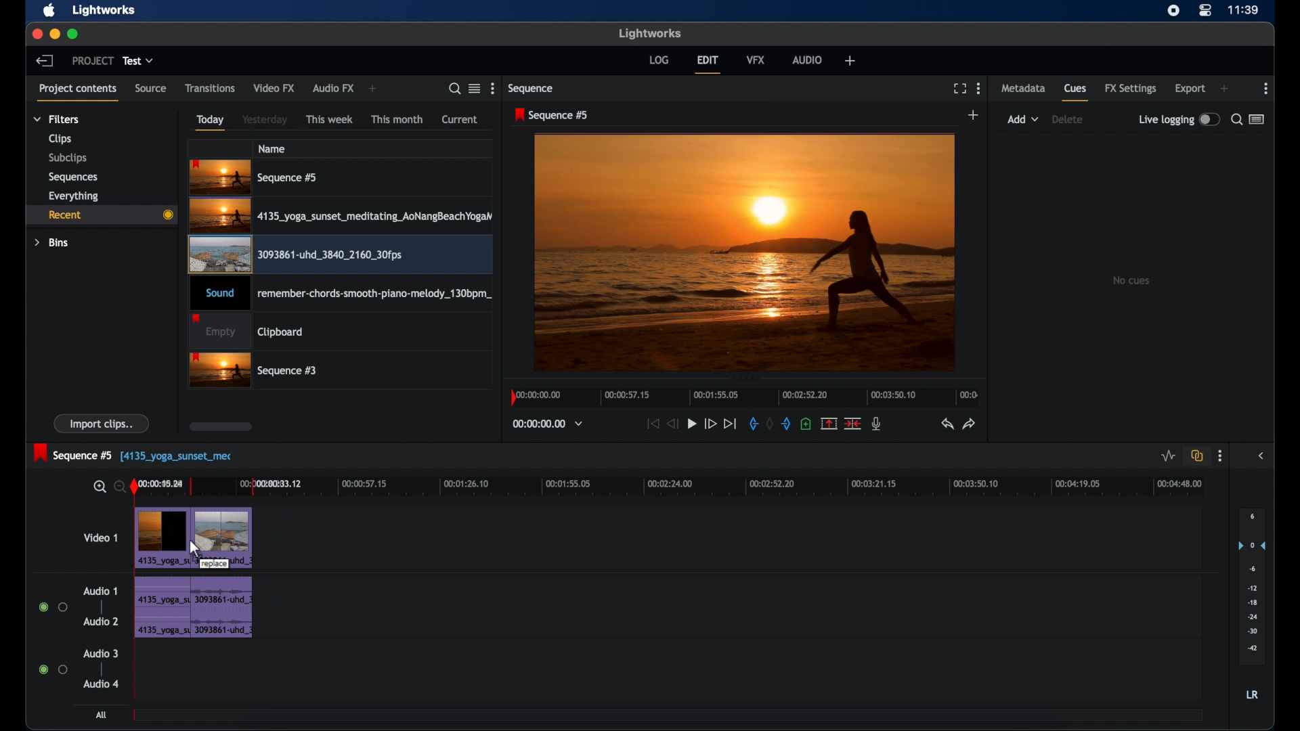 The height and width of the screenshot is (731, 1300). Describe the element at coordinates (673, 423) in the screenshot. I see `rewind` at that location.